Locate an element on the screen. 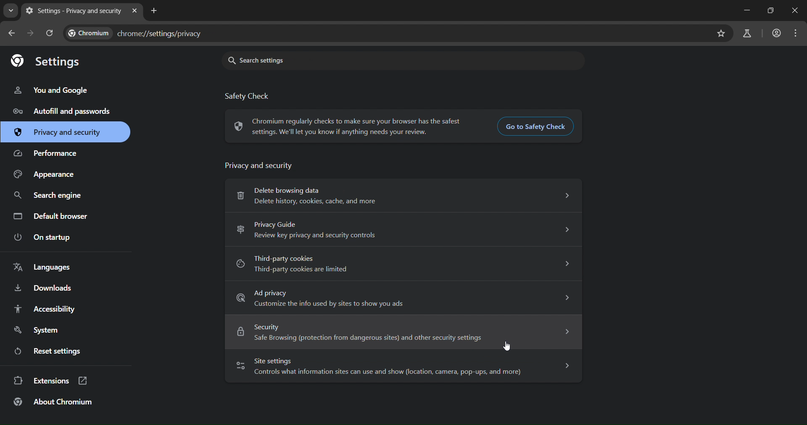  Third-party cookies
Third-party cookies are limited is located at coordinates (403, 265).